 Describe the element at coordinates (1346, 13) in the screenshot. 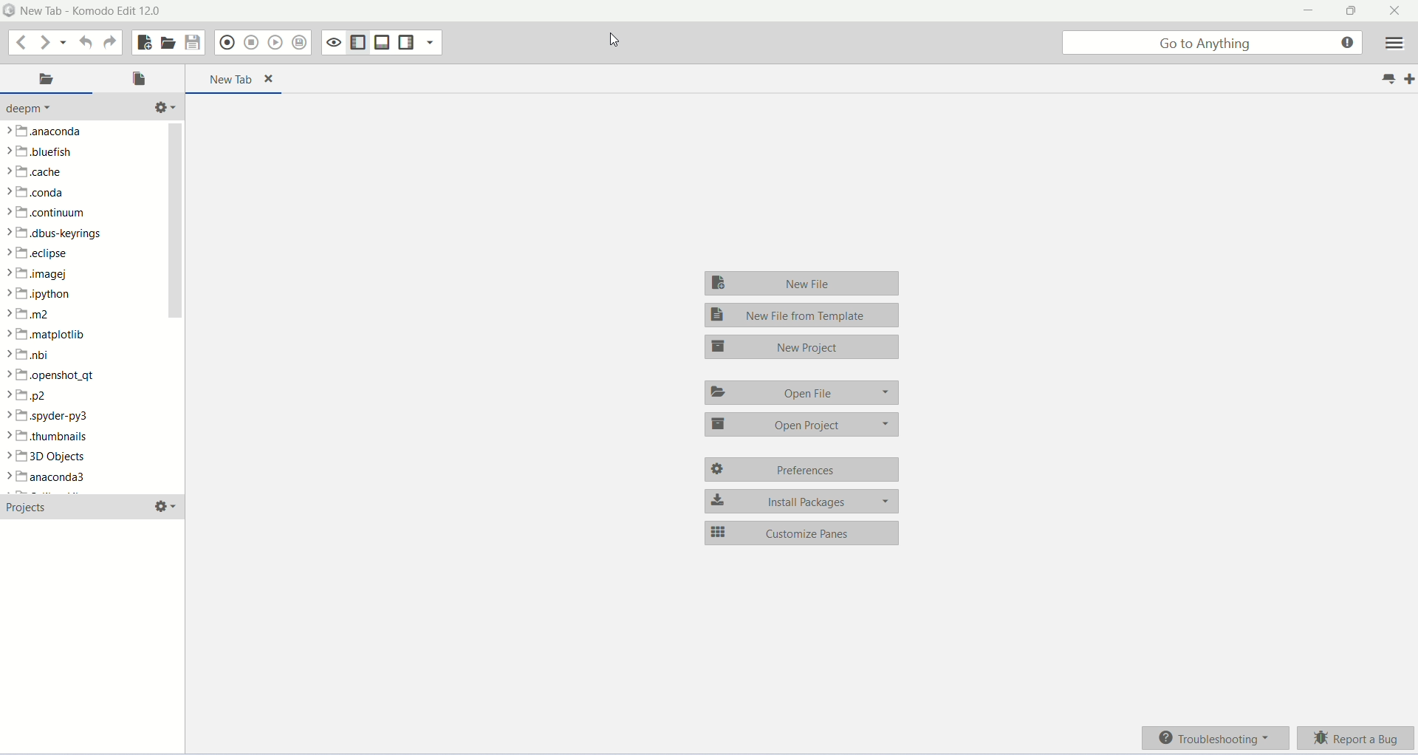

I see `maximize` at that location.